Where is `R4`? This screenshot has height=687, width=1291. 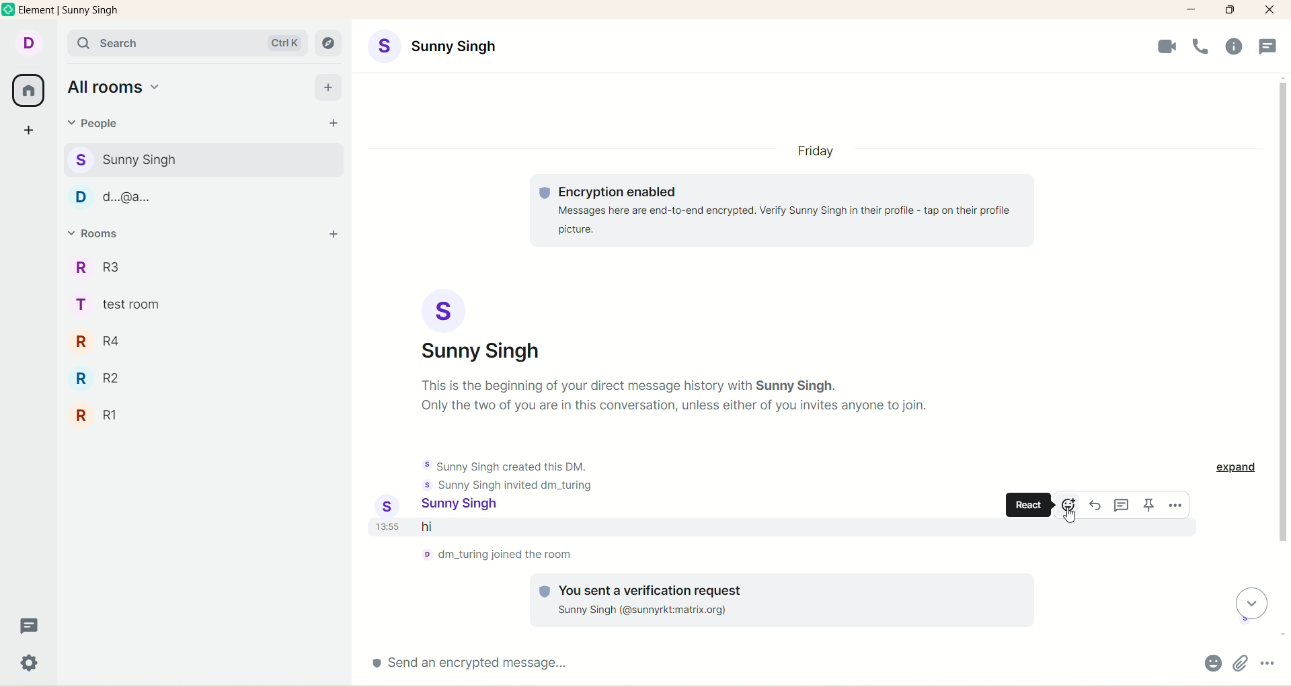 R4 is located at coordinates (110, 341).